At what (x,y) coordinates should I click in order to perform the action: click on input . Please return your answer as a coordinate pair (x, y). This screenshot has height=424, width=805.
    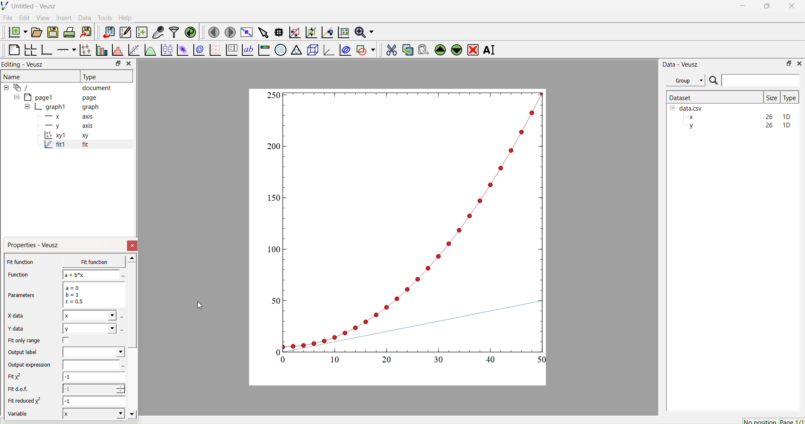
    Looking at the image, I should click on (90, 365).